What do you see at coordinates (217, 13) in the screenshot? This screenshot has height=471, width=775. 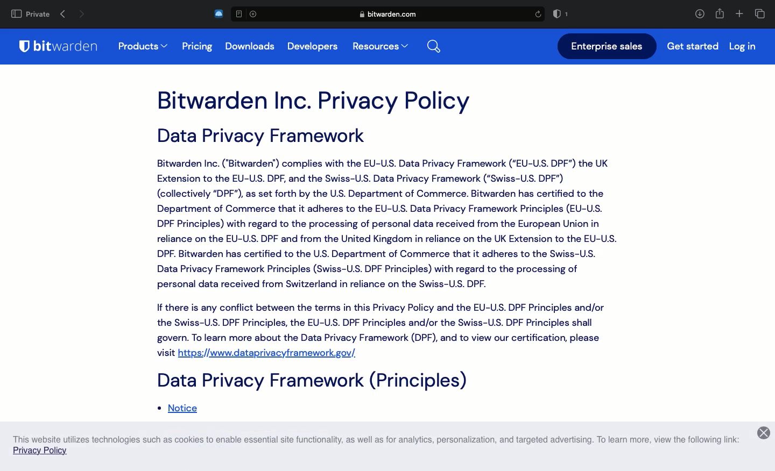 I see `extension` at bounding box center [217, 13].